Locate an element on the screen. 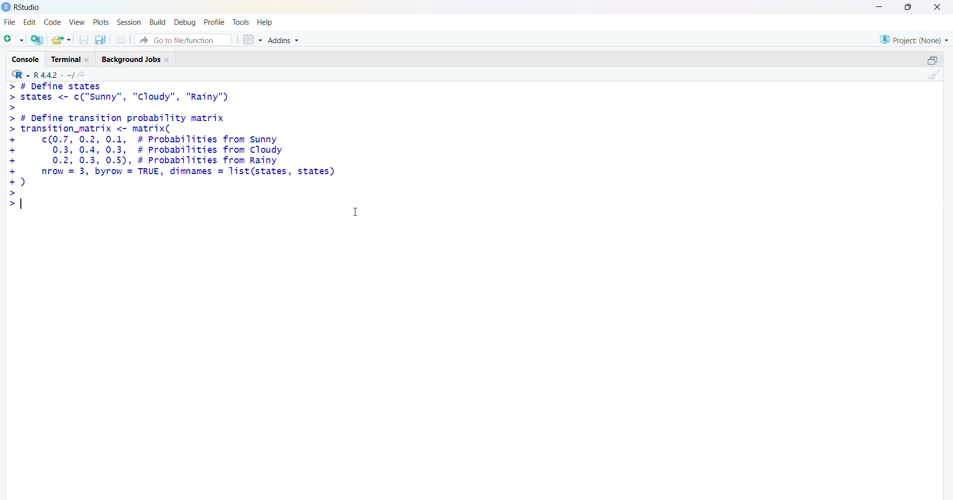 The width and height of the screenshot is (953, 500). file is located at coordinates (8, 22).